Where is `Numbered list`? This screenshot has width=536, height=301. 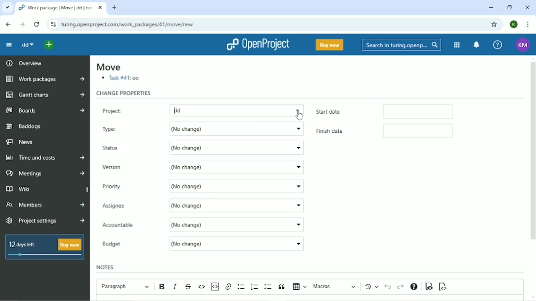
Numbered list is located at coordinates (255, 286).